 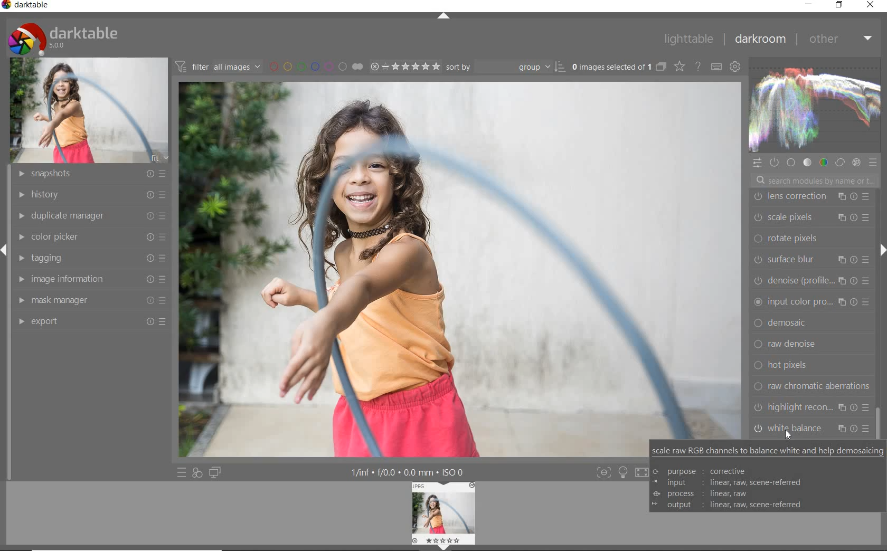 What do you see at coordinates (792, 164) in the screenshot?
I see `base` at bounding box center [792, 164].